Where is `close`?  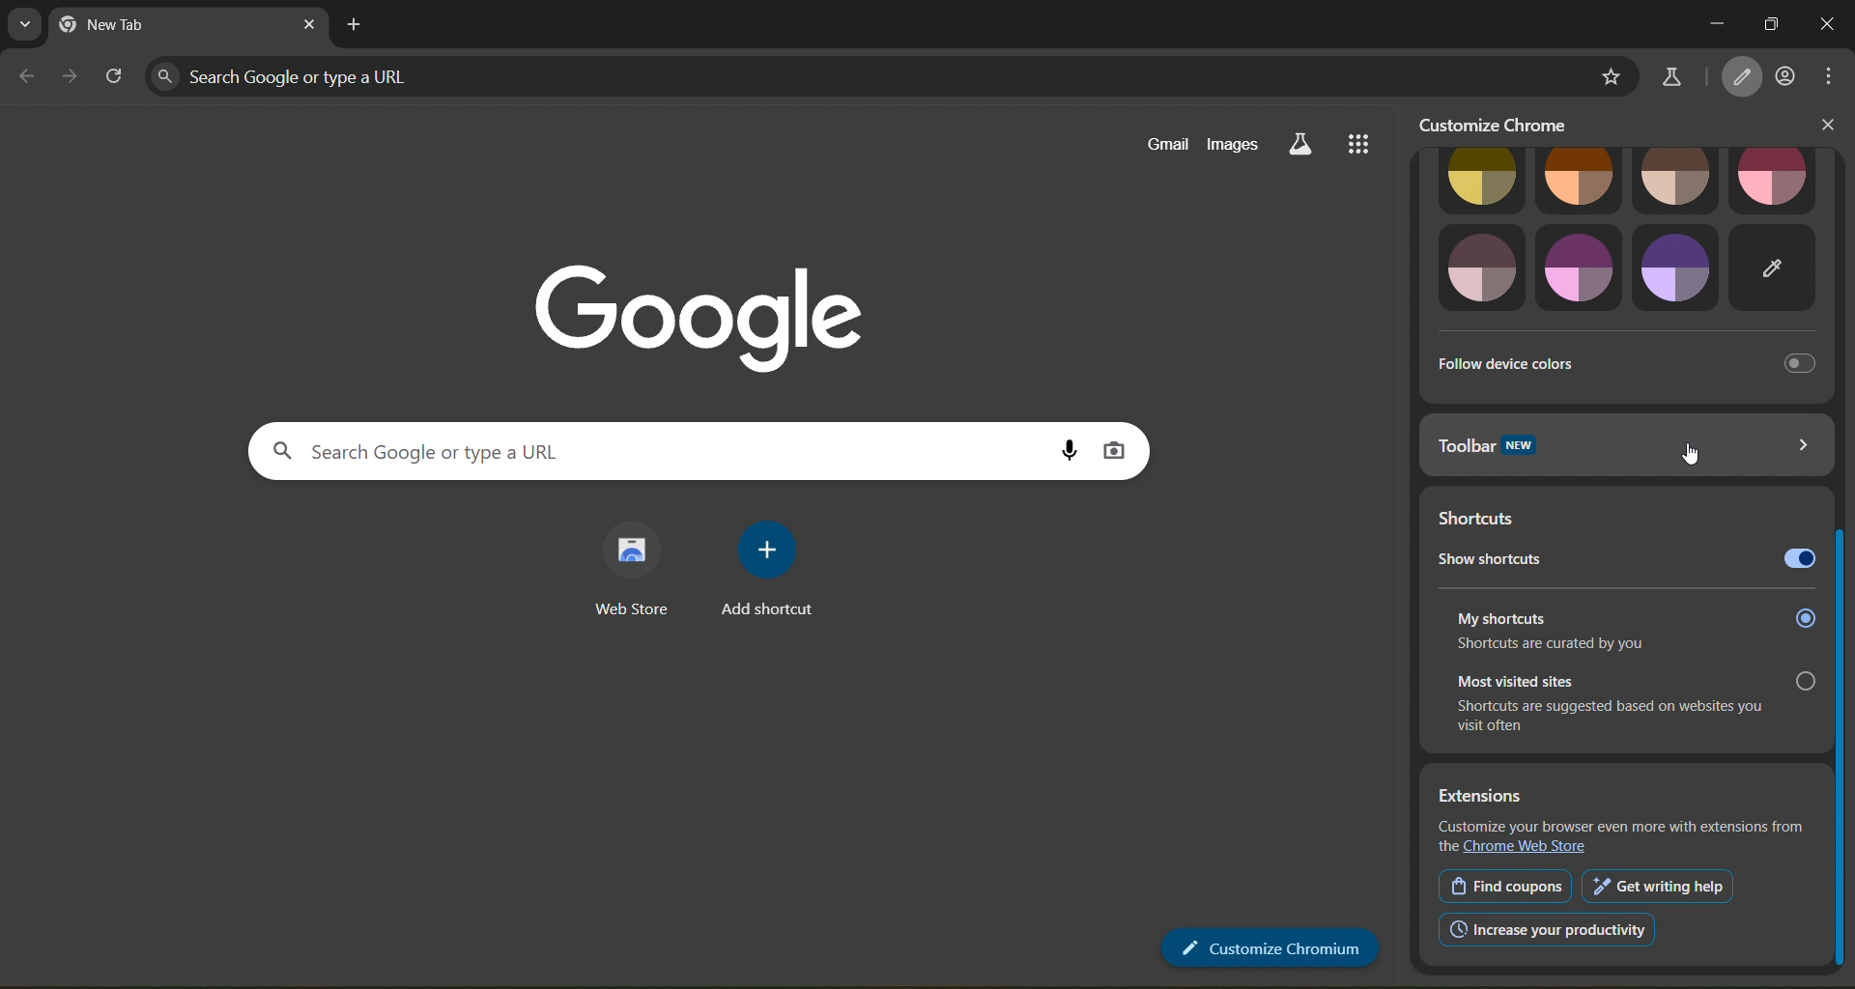 close is located at coordinates (304, 25).